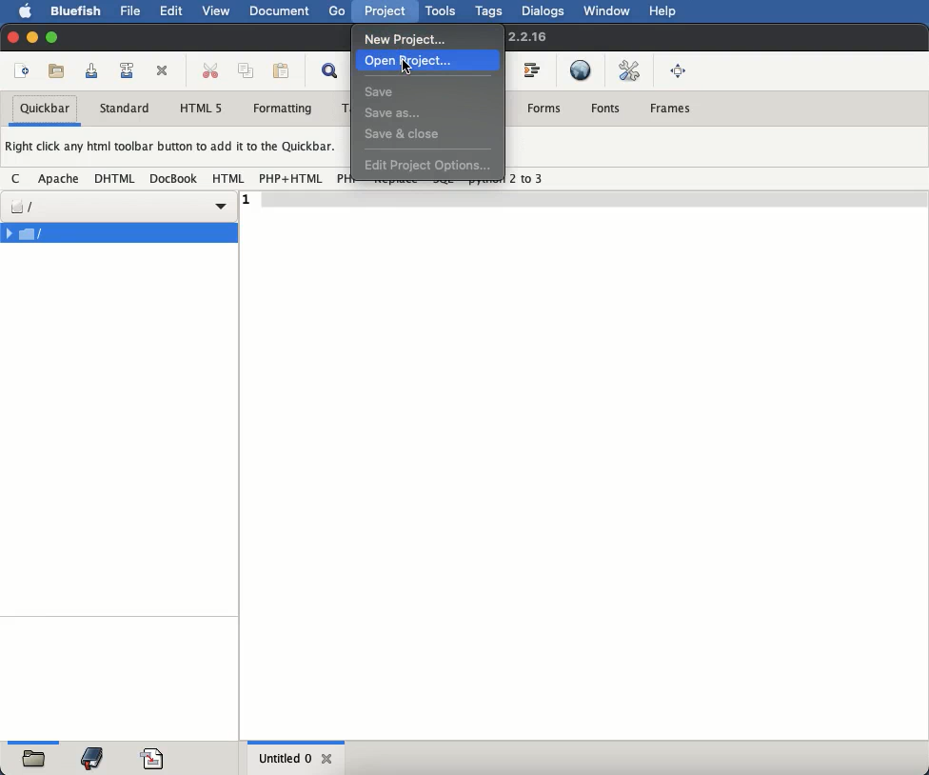  Describe the element at coordinates (174, 181) in the screenshot. I see `docbook` at that location.